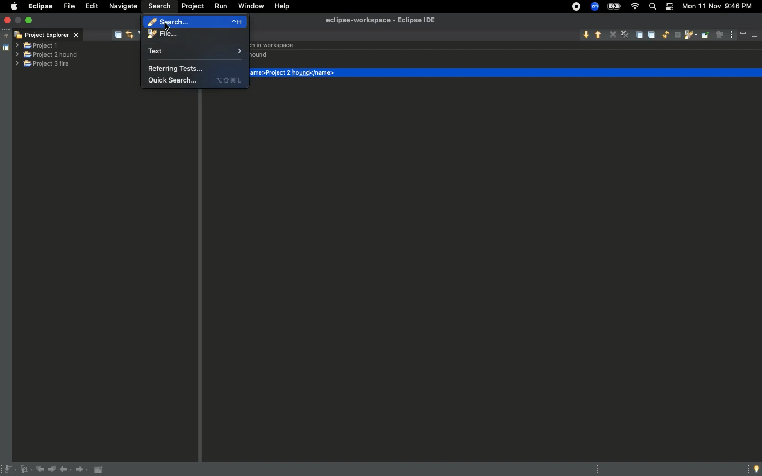 The width and height of the screenshot is (762, 476). I want to click on Search, so click(652, 7).